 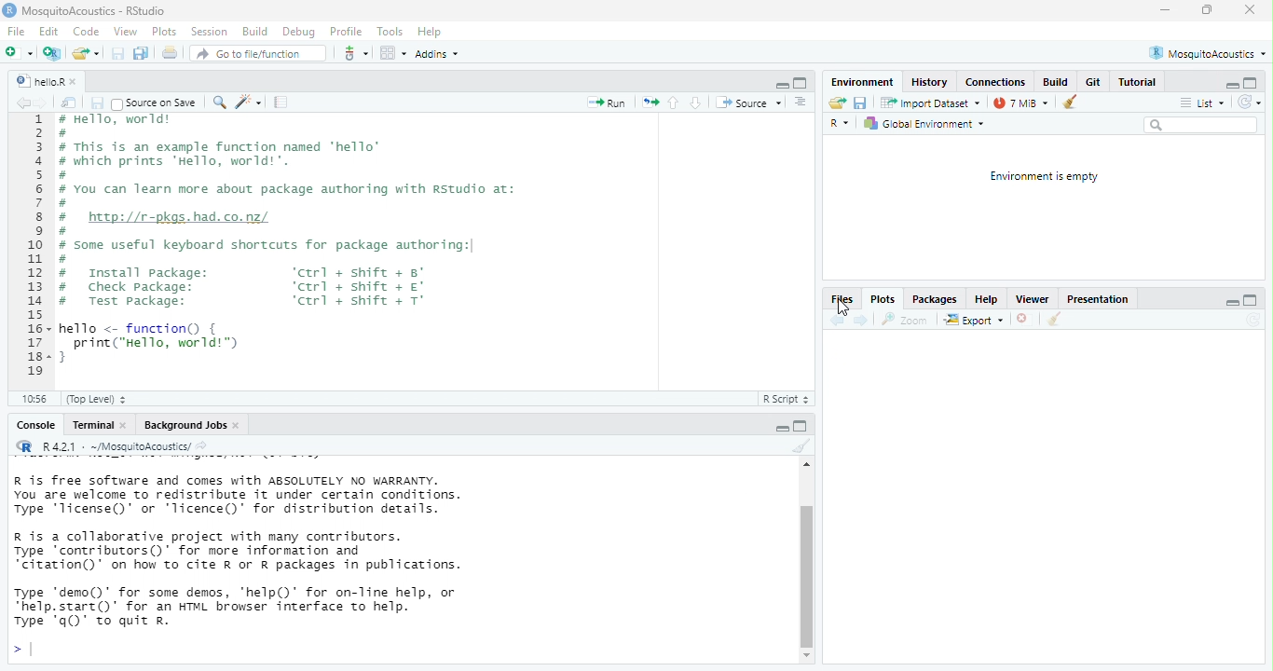 What do you see at coordinates (1023, 103) in the screenshot?
I see `7 mb` at bounding box center [1023, 103].